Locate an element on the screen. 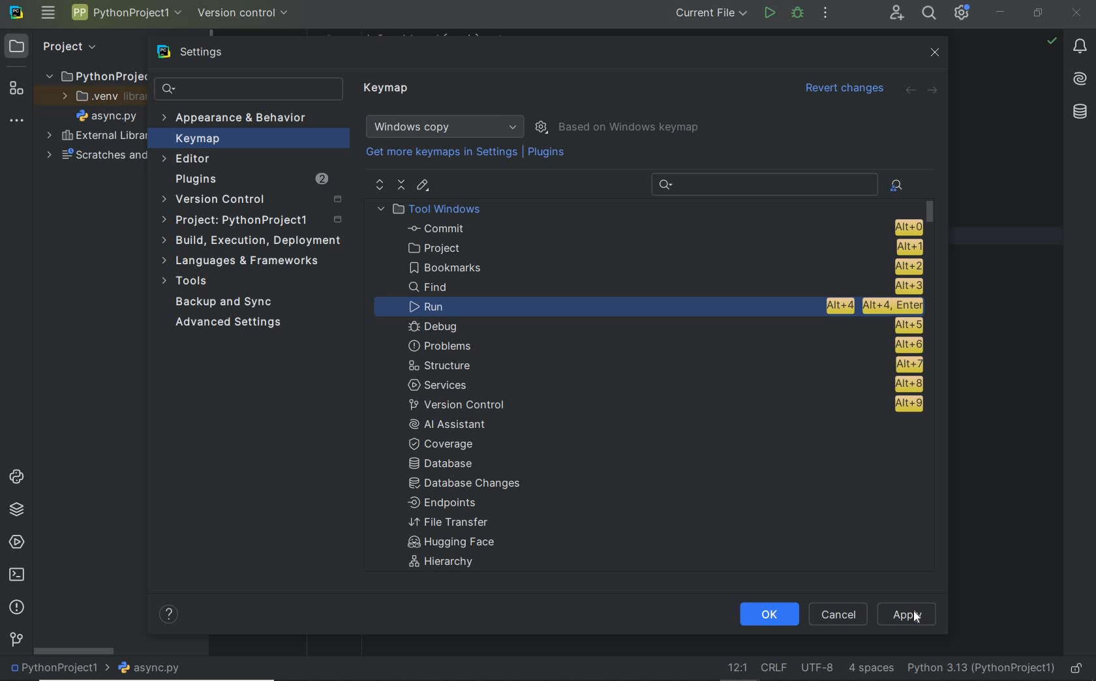  Version Control is located at coordinates (251, 200).